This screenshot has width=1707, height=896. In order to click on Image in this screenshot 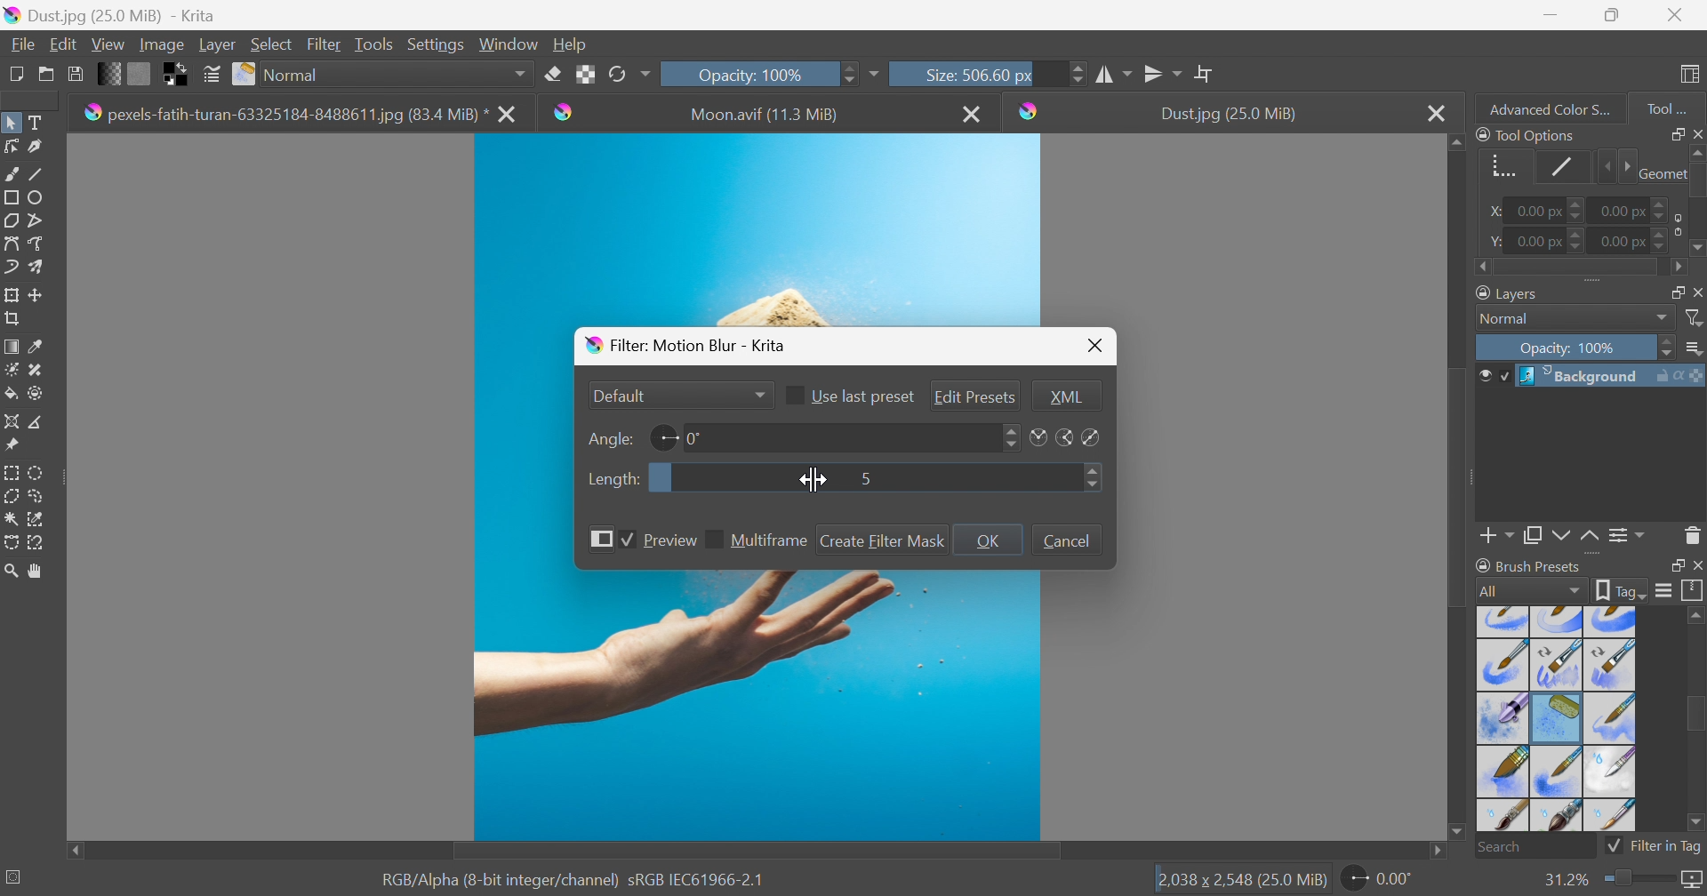, I will do `click(160, 44)`.